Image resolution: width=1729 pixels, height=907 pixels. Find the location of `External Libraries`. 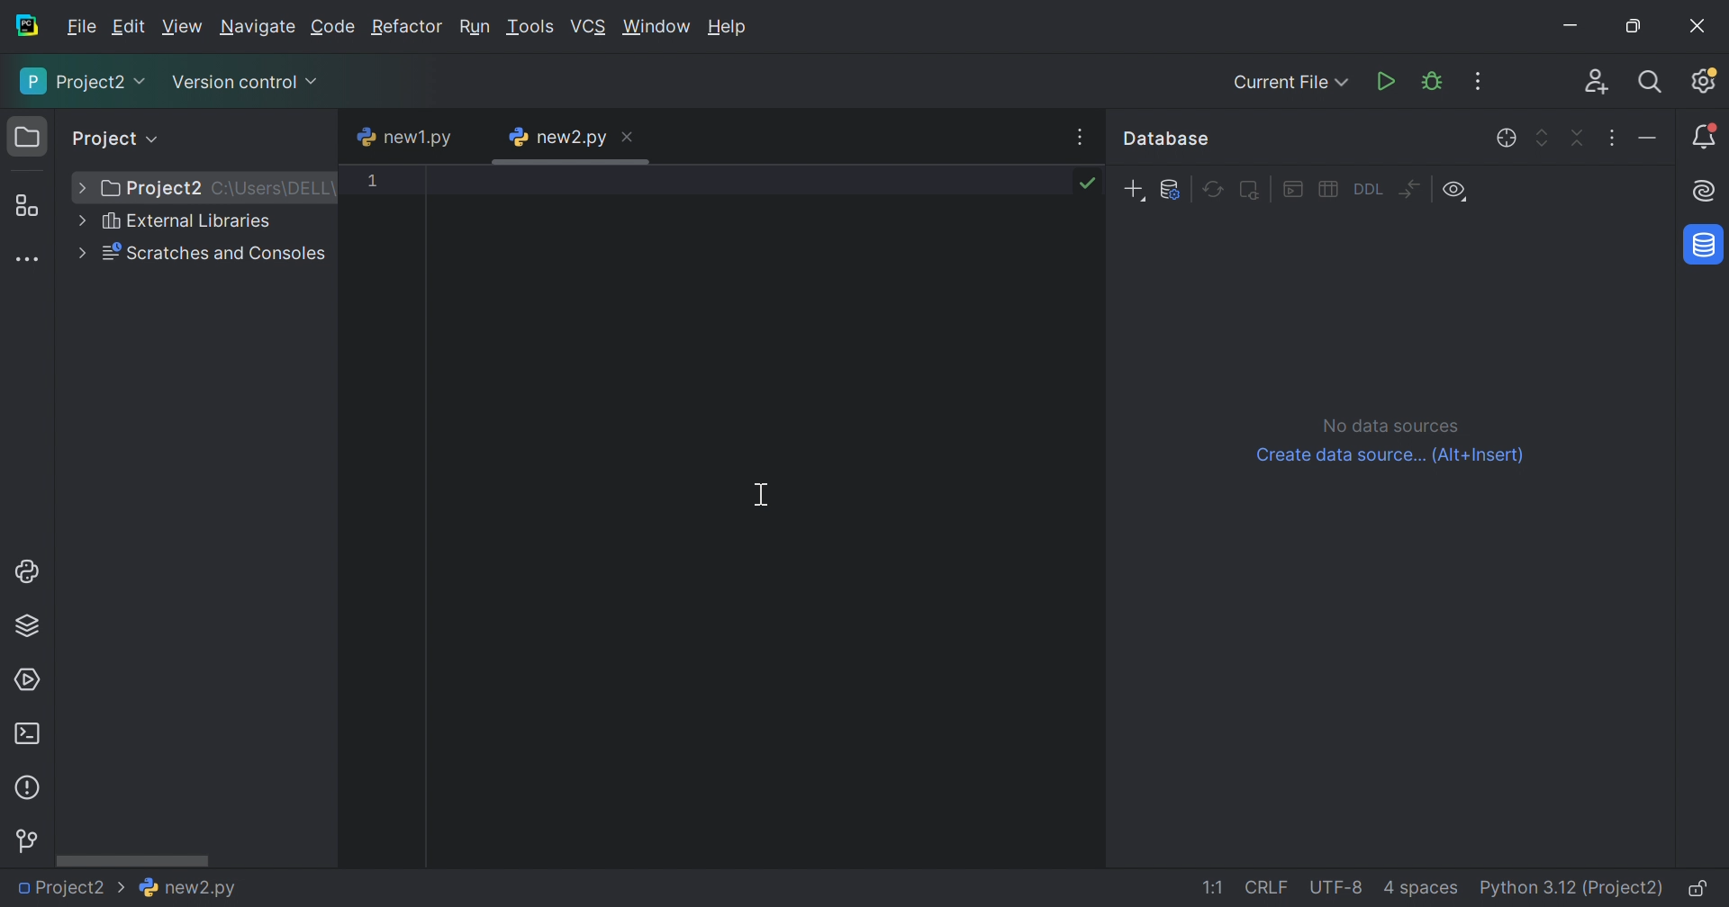

External Libraries is located at coordinates (186, 223).